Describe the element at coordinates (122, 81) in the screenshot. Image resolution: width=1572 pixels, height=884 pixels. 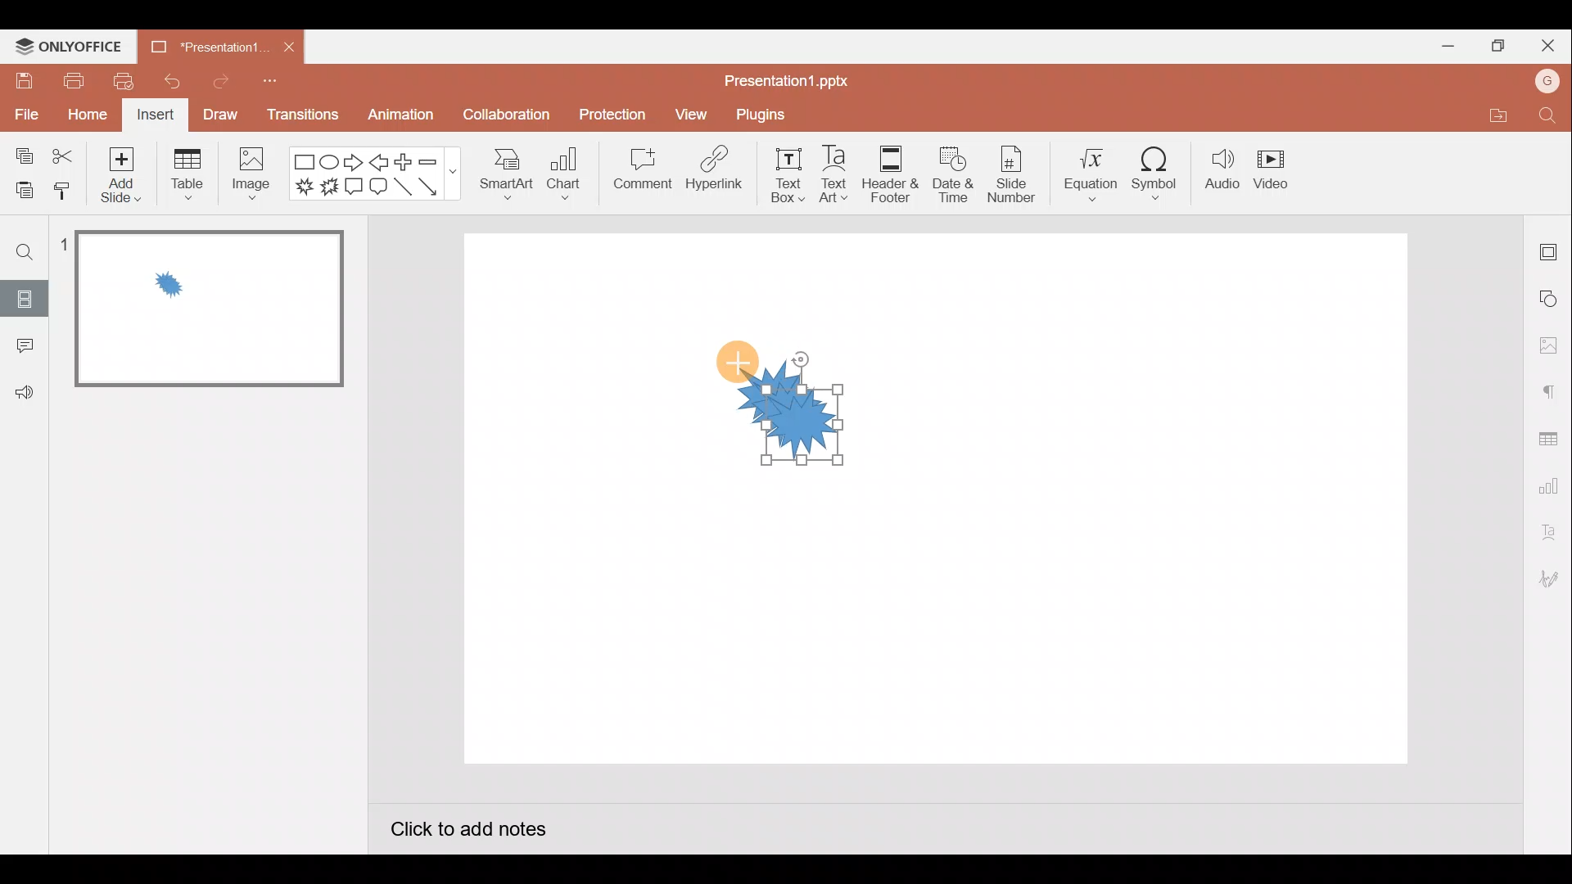
I see `Quick print` at that location.